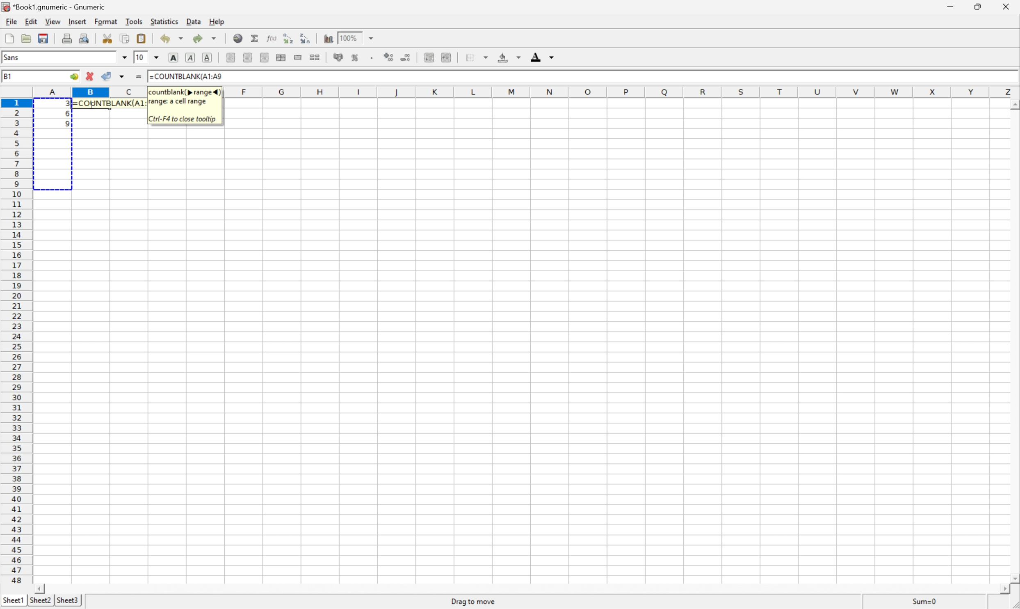 The width and height of the screenshot is (1020, 609). What do you see at coordinates (9, 76) in the screenshot?
I see `B1` at bounding box center [9, 76].